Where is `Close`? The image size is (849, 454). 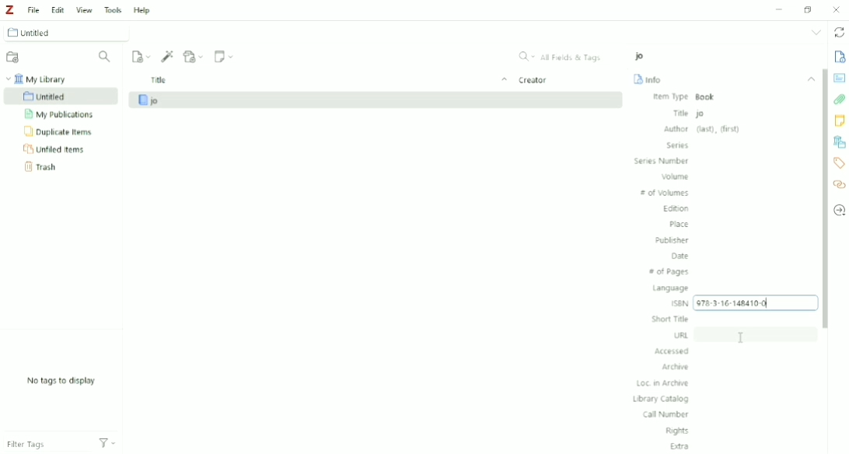
Close is located at coordinates (835, 9).